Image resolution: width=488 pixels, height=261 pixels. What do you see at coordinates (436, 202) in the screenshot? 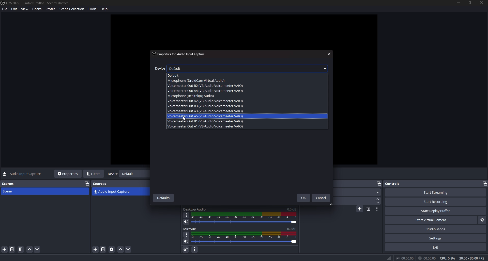
I see `start recording` at bounding box center [436, 202].